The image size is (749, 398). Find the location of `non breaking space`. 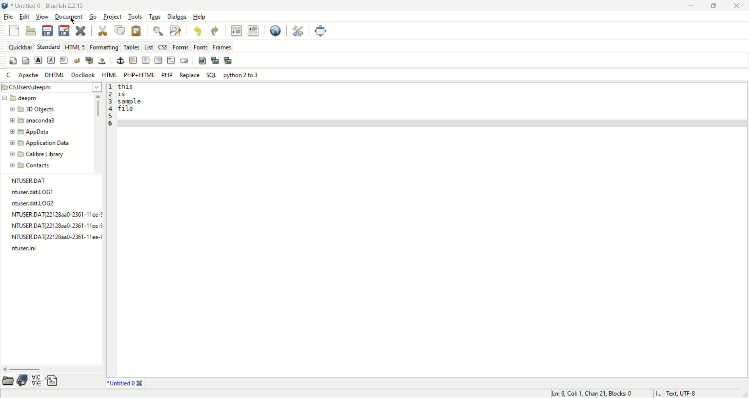

non breaking space is located at coordinates (101, 61).